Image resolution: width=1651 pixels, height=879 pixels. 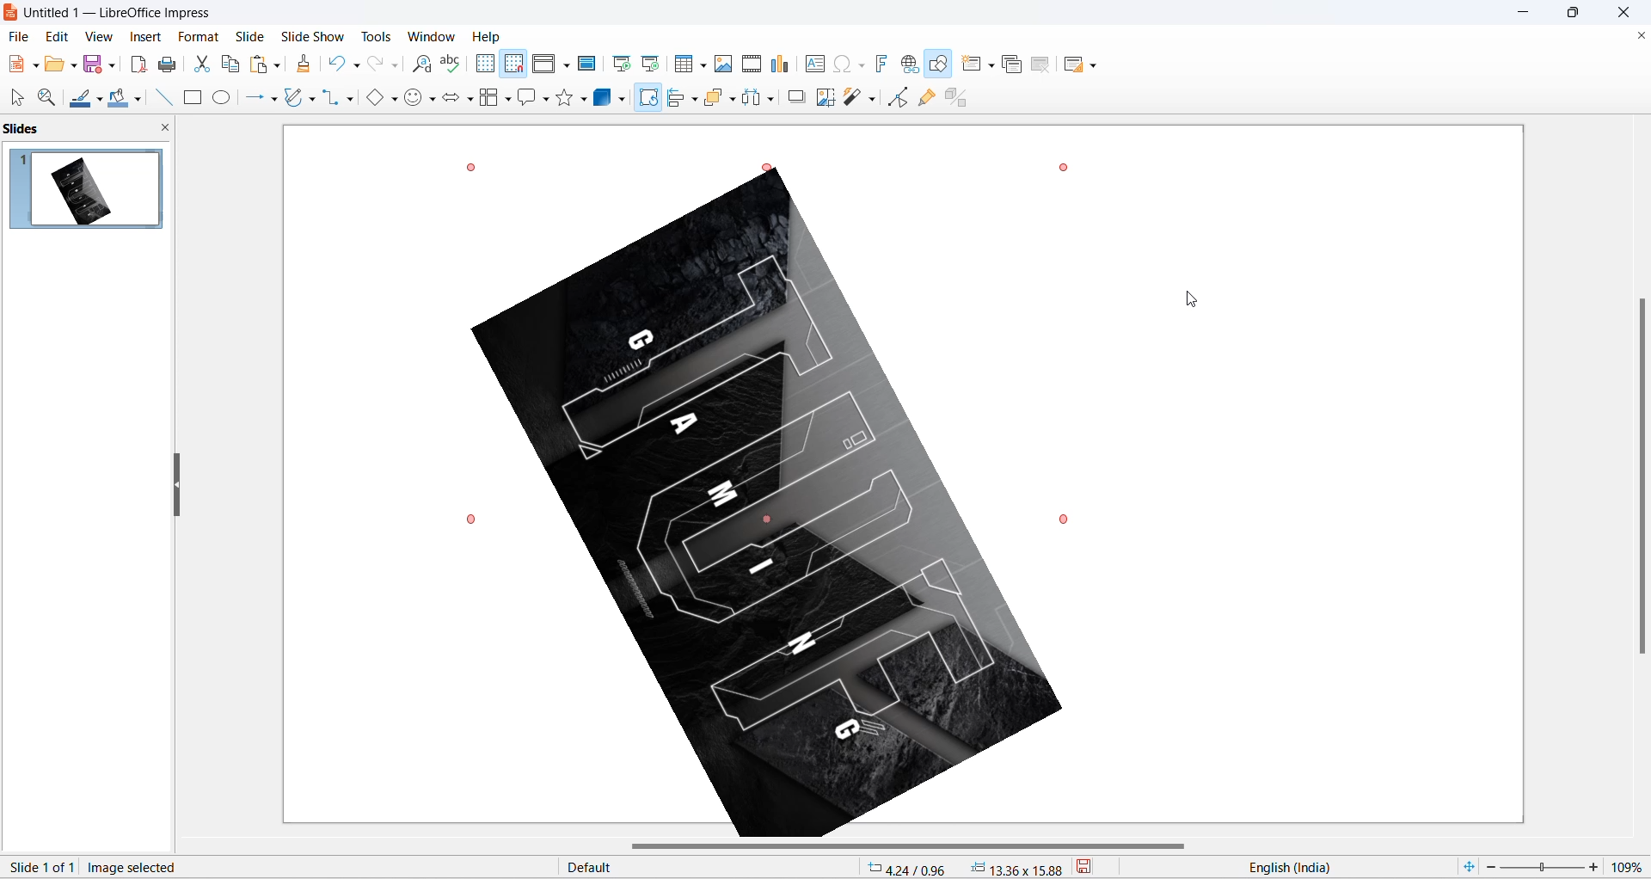 What do you see at coordinates (1541, 868) in the screenshot?
I see `zoom slider` at bounding box center [1541, 868].